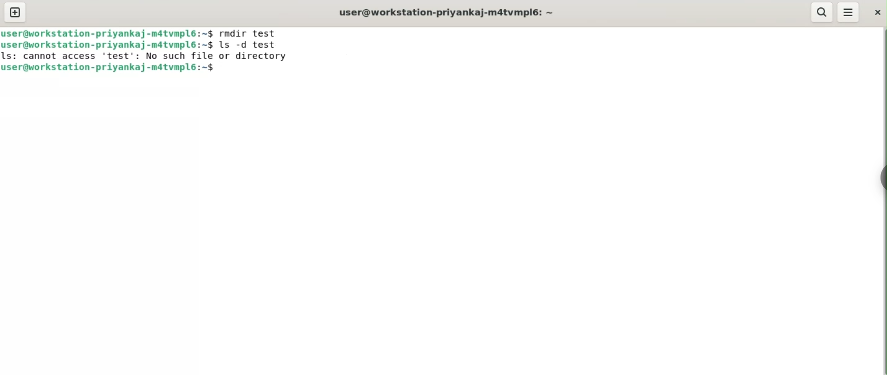 This screenshot has height=375, width=887. I want to click on user@workstation-priyankaj-m4tvmpl6: ~$, so click(109, 45).